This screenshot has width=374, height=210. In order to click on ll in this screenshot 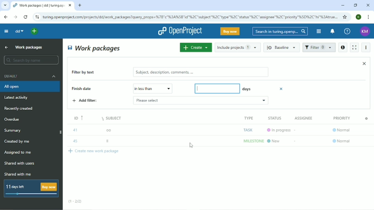, I will do `click(110, 141)`.